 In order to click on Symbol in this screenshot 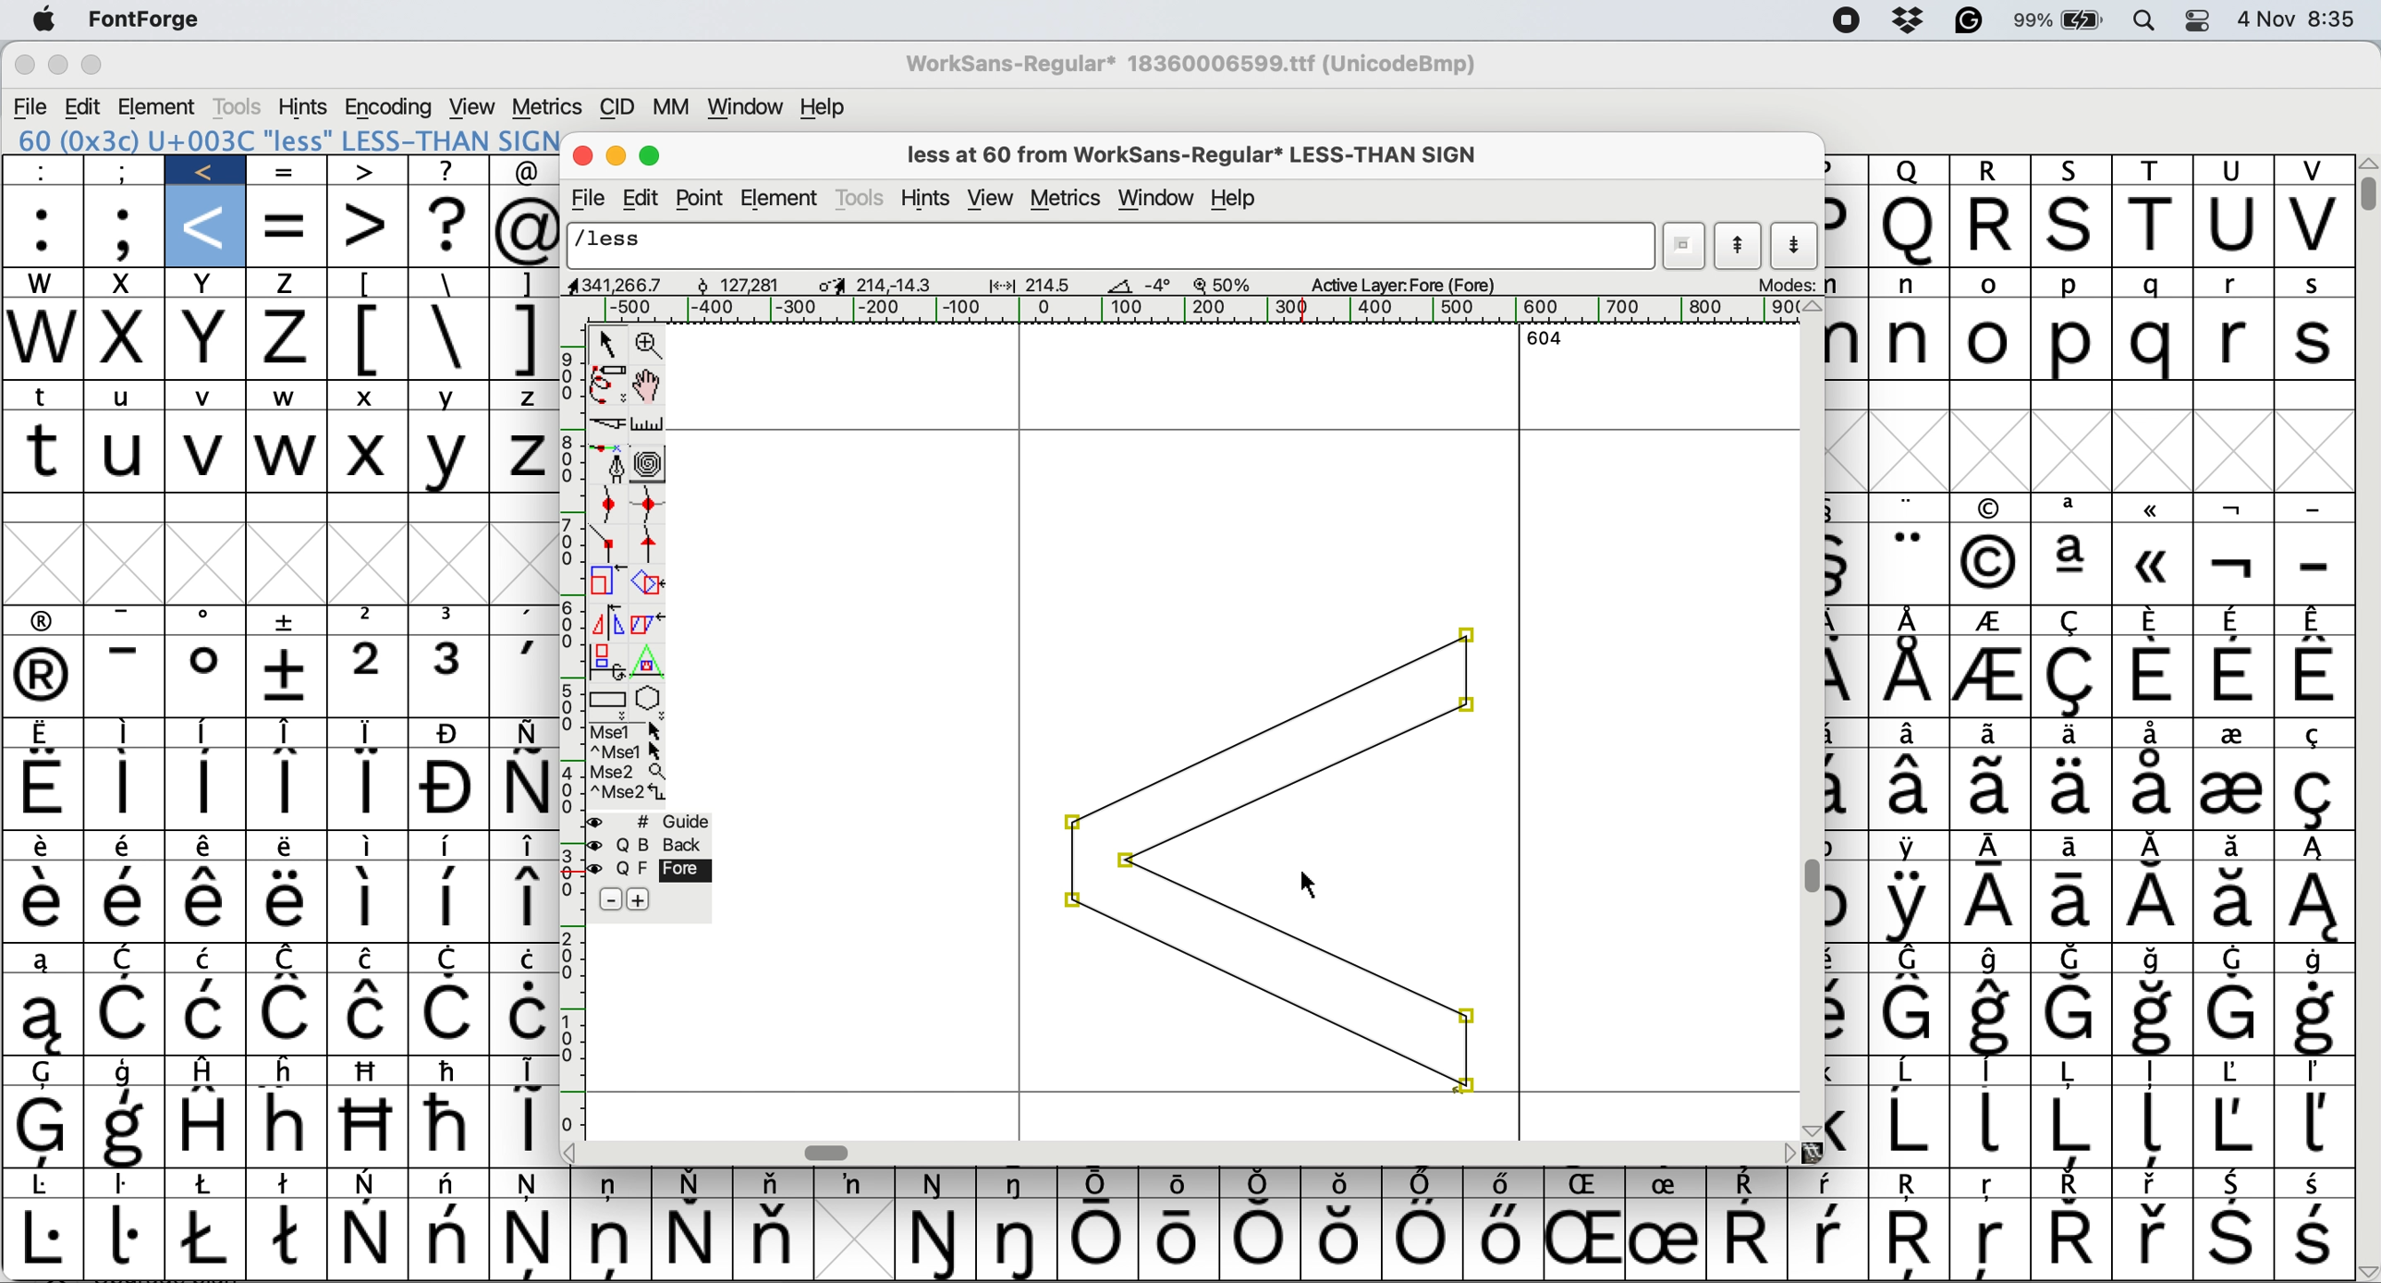, I will do `click(1989, 1072)`.